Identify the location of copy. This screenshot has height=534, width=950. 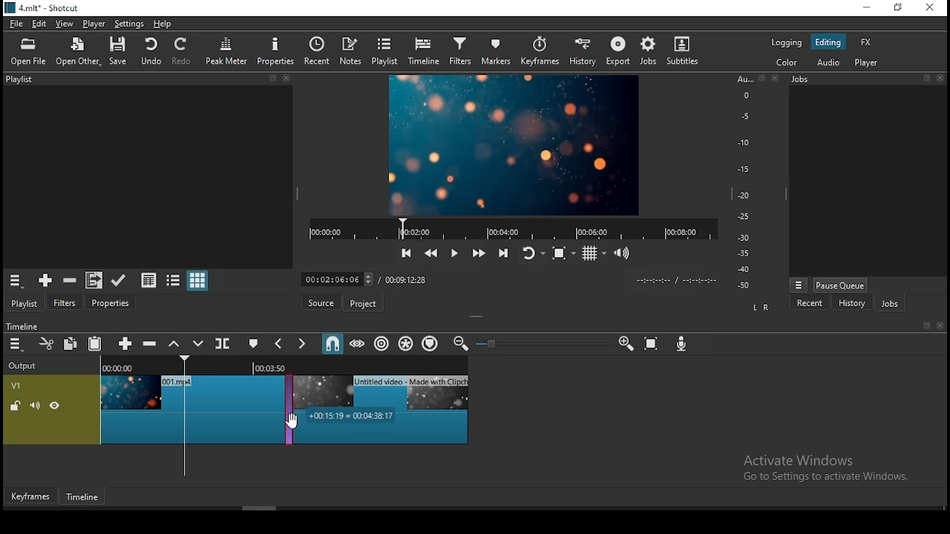
(71, 344).